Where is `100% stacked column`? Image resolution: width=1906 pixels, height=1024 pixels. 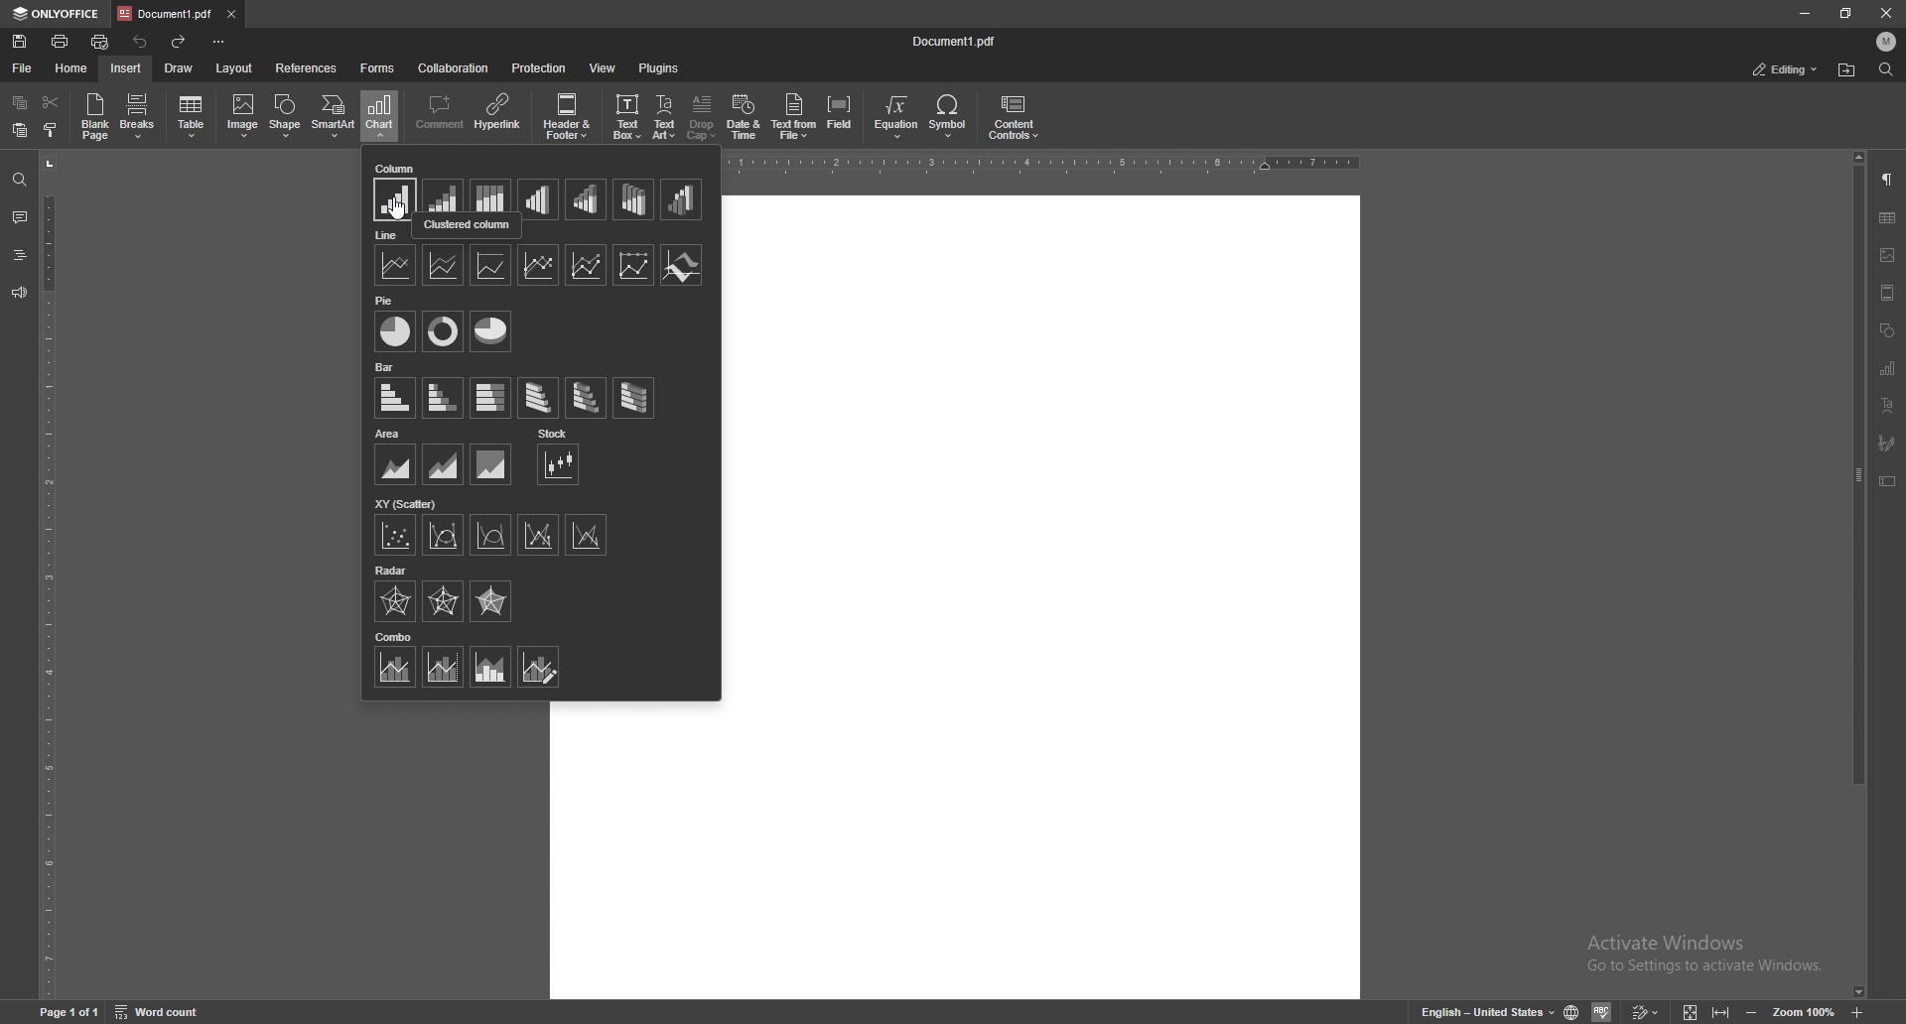 100% stacked column is located at coordinates (490, 195).